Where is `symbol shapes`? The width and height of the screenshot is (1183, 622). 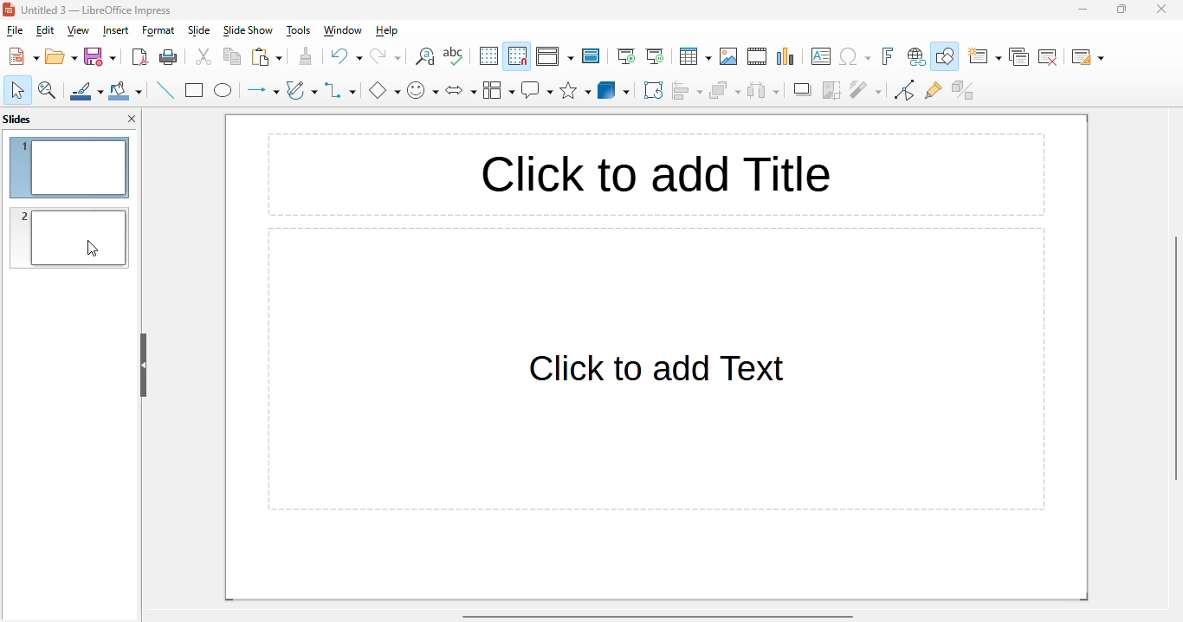
symbol shapes is located at coordinates (423, 92).